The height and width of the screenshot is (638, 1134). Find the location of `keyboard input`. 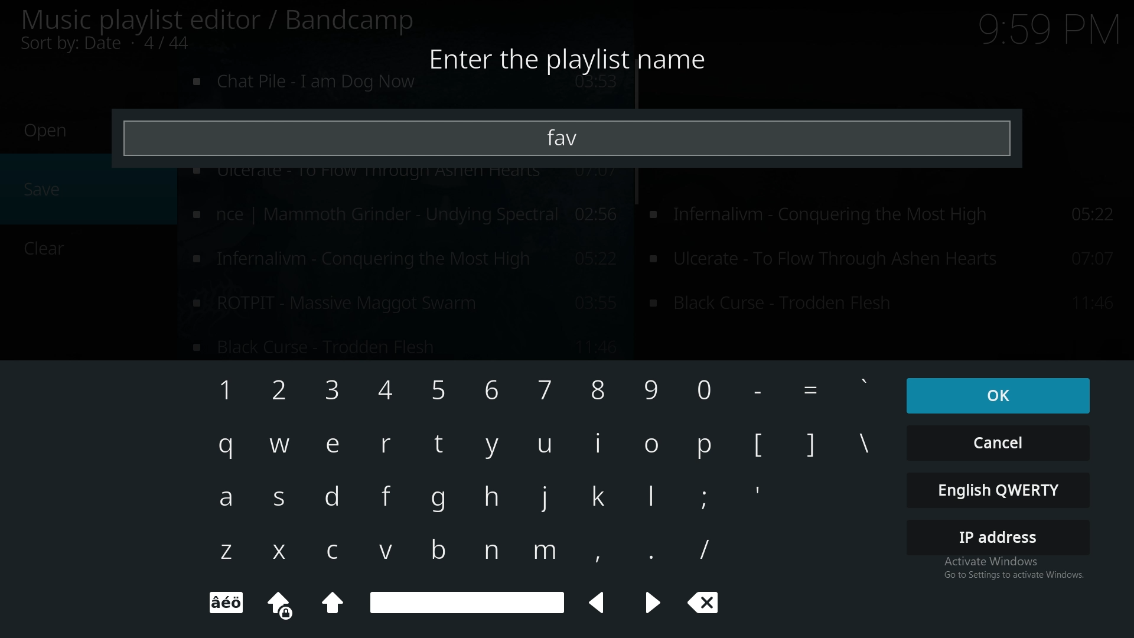

keyboard input is located at coordinates (441, 444).